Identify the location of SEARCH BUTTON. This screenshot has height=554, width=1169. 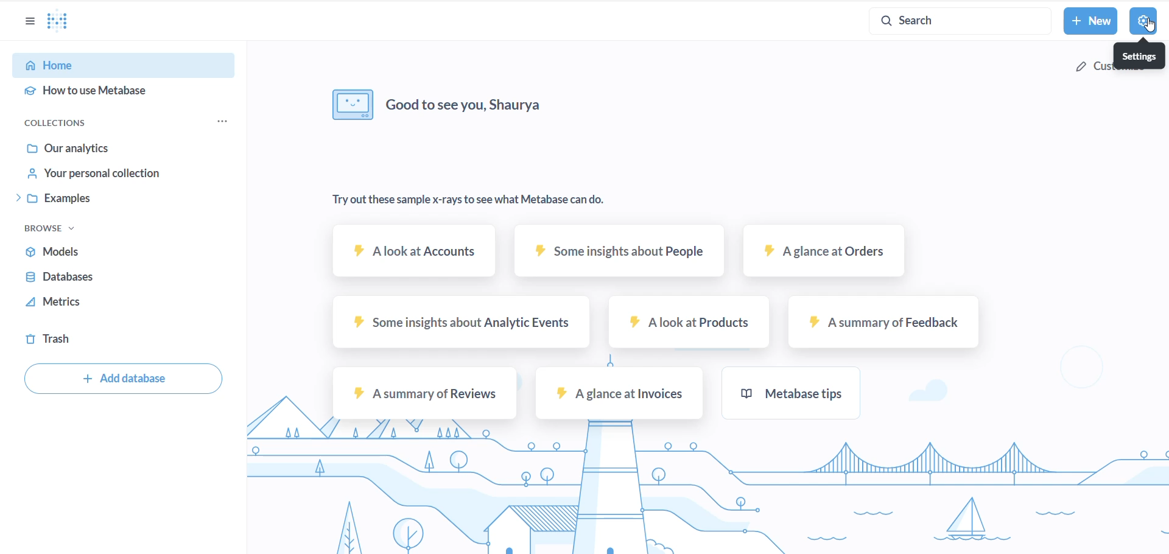
(955, 20).